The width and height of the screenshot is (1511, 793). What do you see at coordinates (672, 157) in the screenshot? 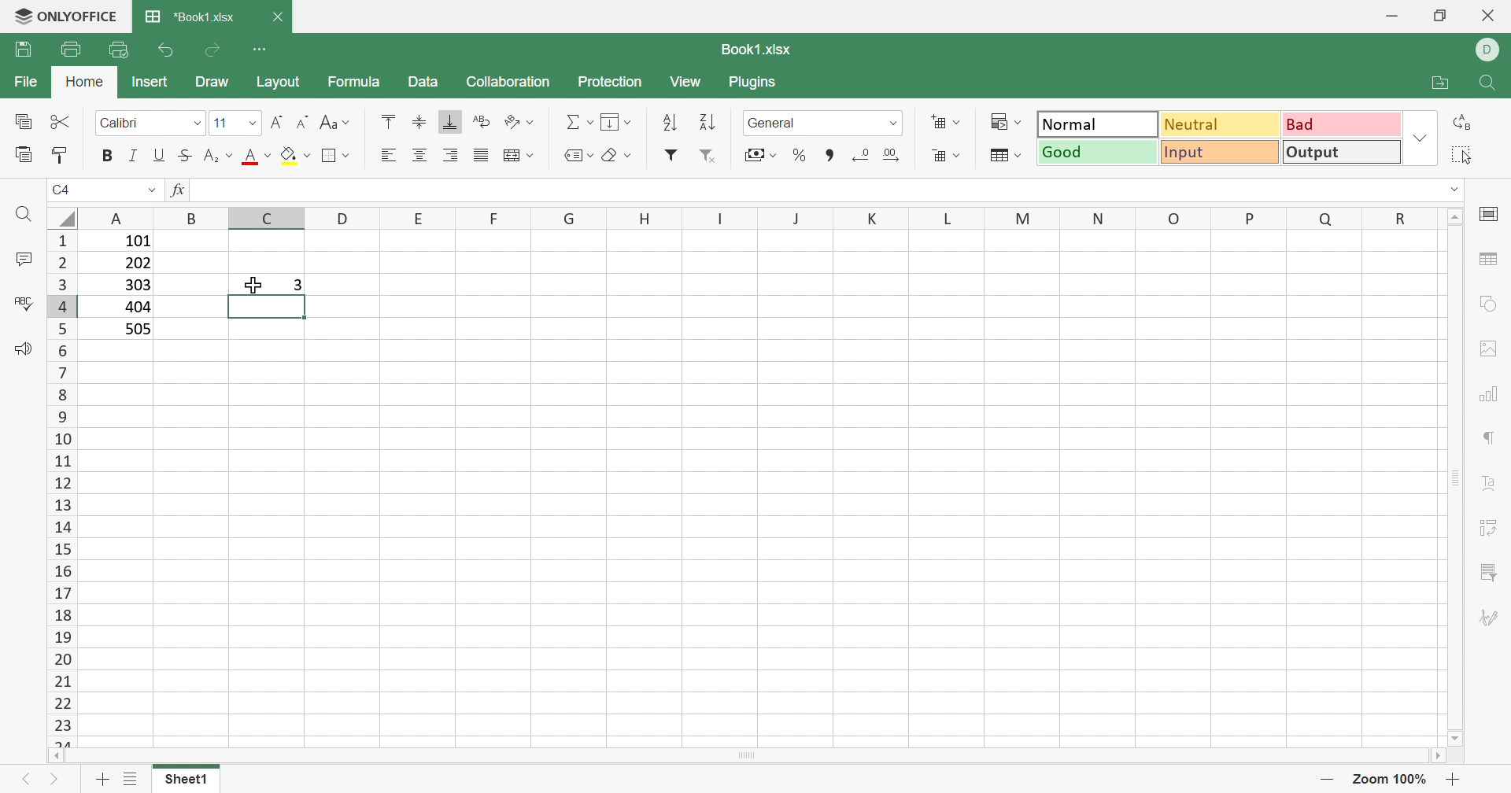
I see `Filter` at bounding box center [672, 157].